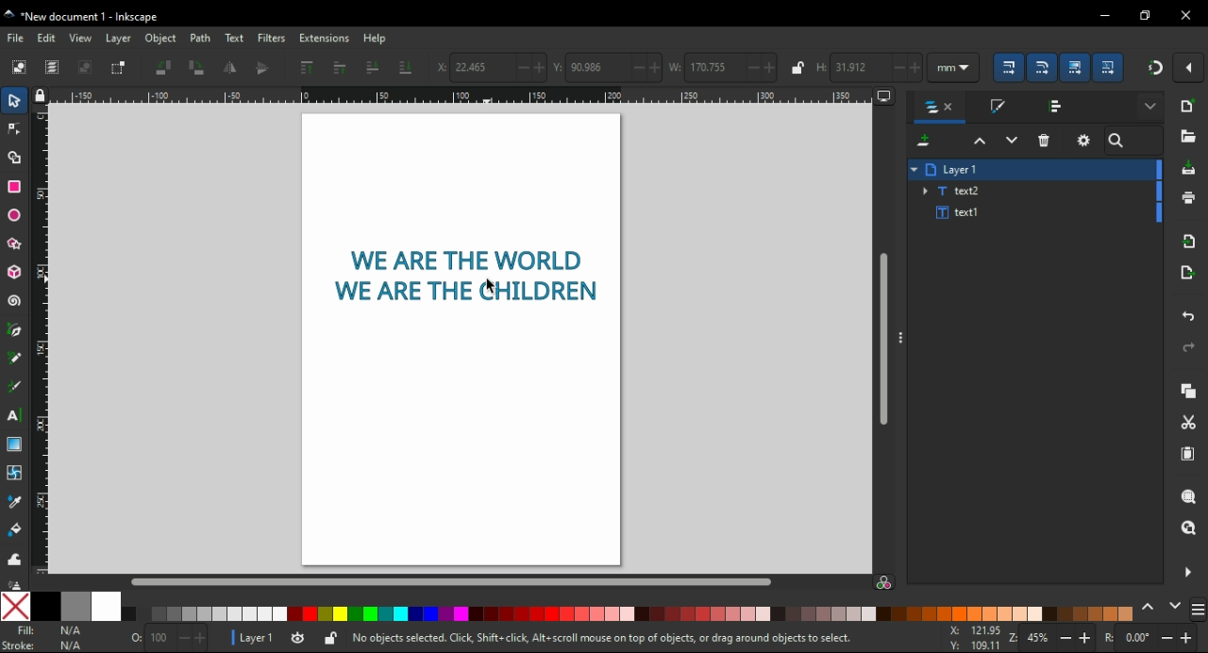 Image resolution: width=1208 pixels, height=653 pixels. I want to click on import, so click(1188, 243).